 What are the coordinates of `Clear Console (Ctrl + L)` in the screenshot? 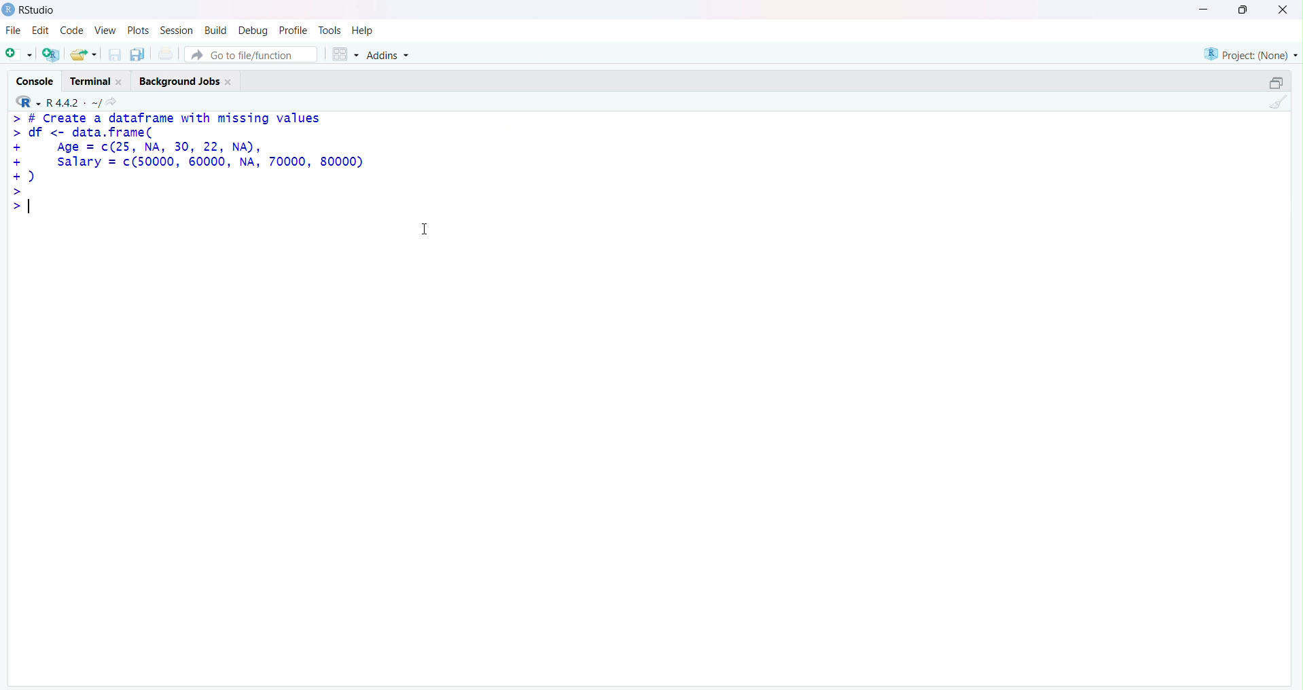 It's located at (1276, 104).